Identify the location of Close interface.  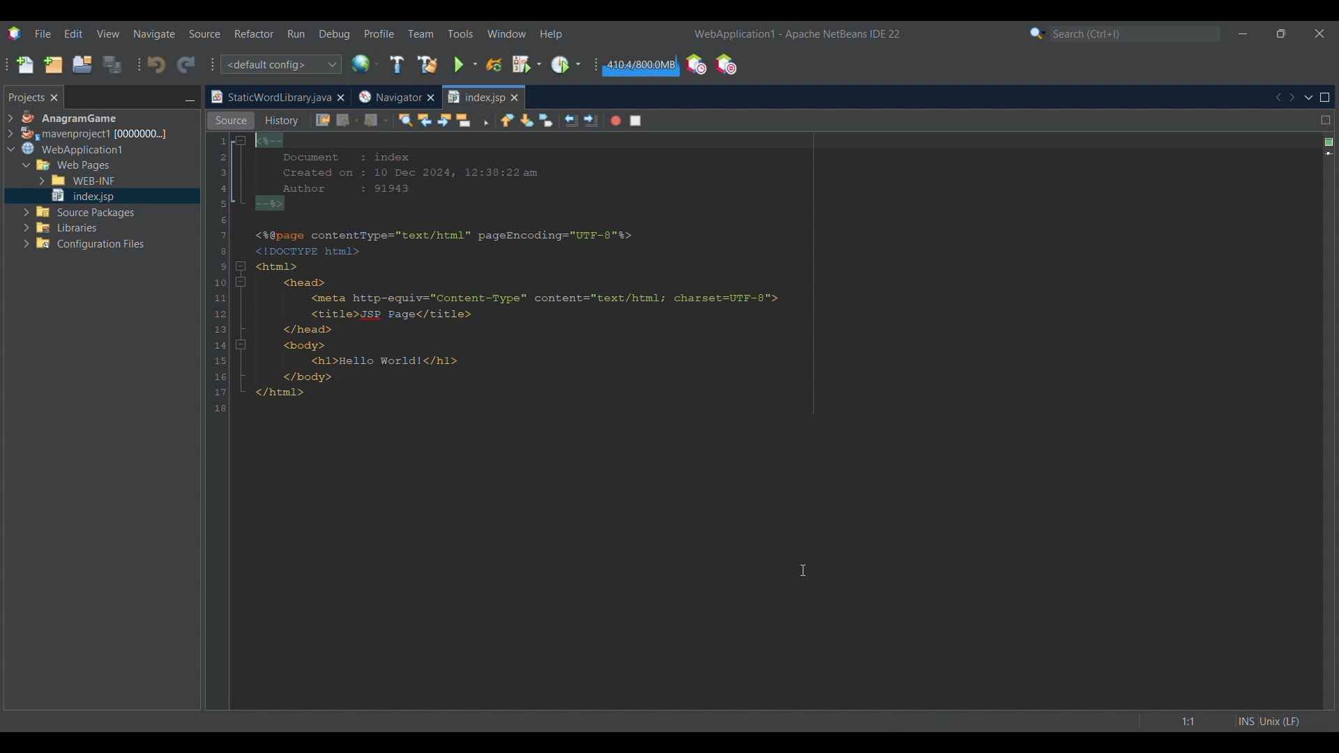
(1319, 33).